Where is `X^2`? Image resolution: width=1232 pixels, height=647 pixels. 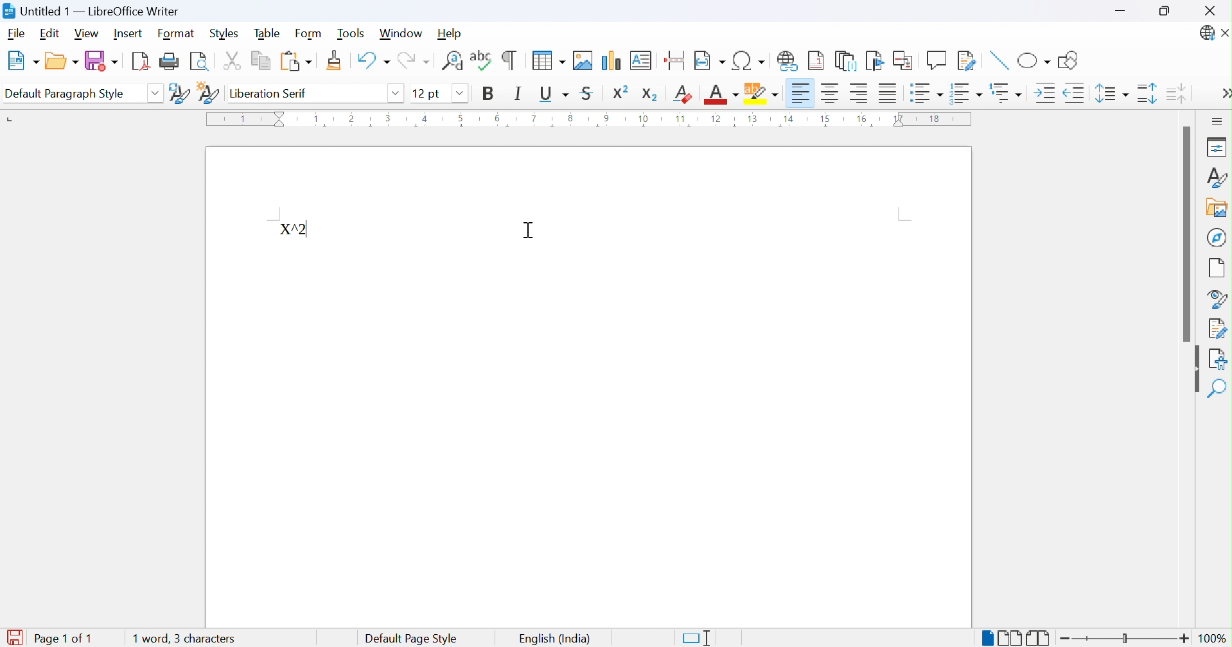
X^2 is located at coordinates (293, 230).